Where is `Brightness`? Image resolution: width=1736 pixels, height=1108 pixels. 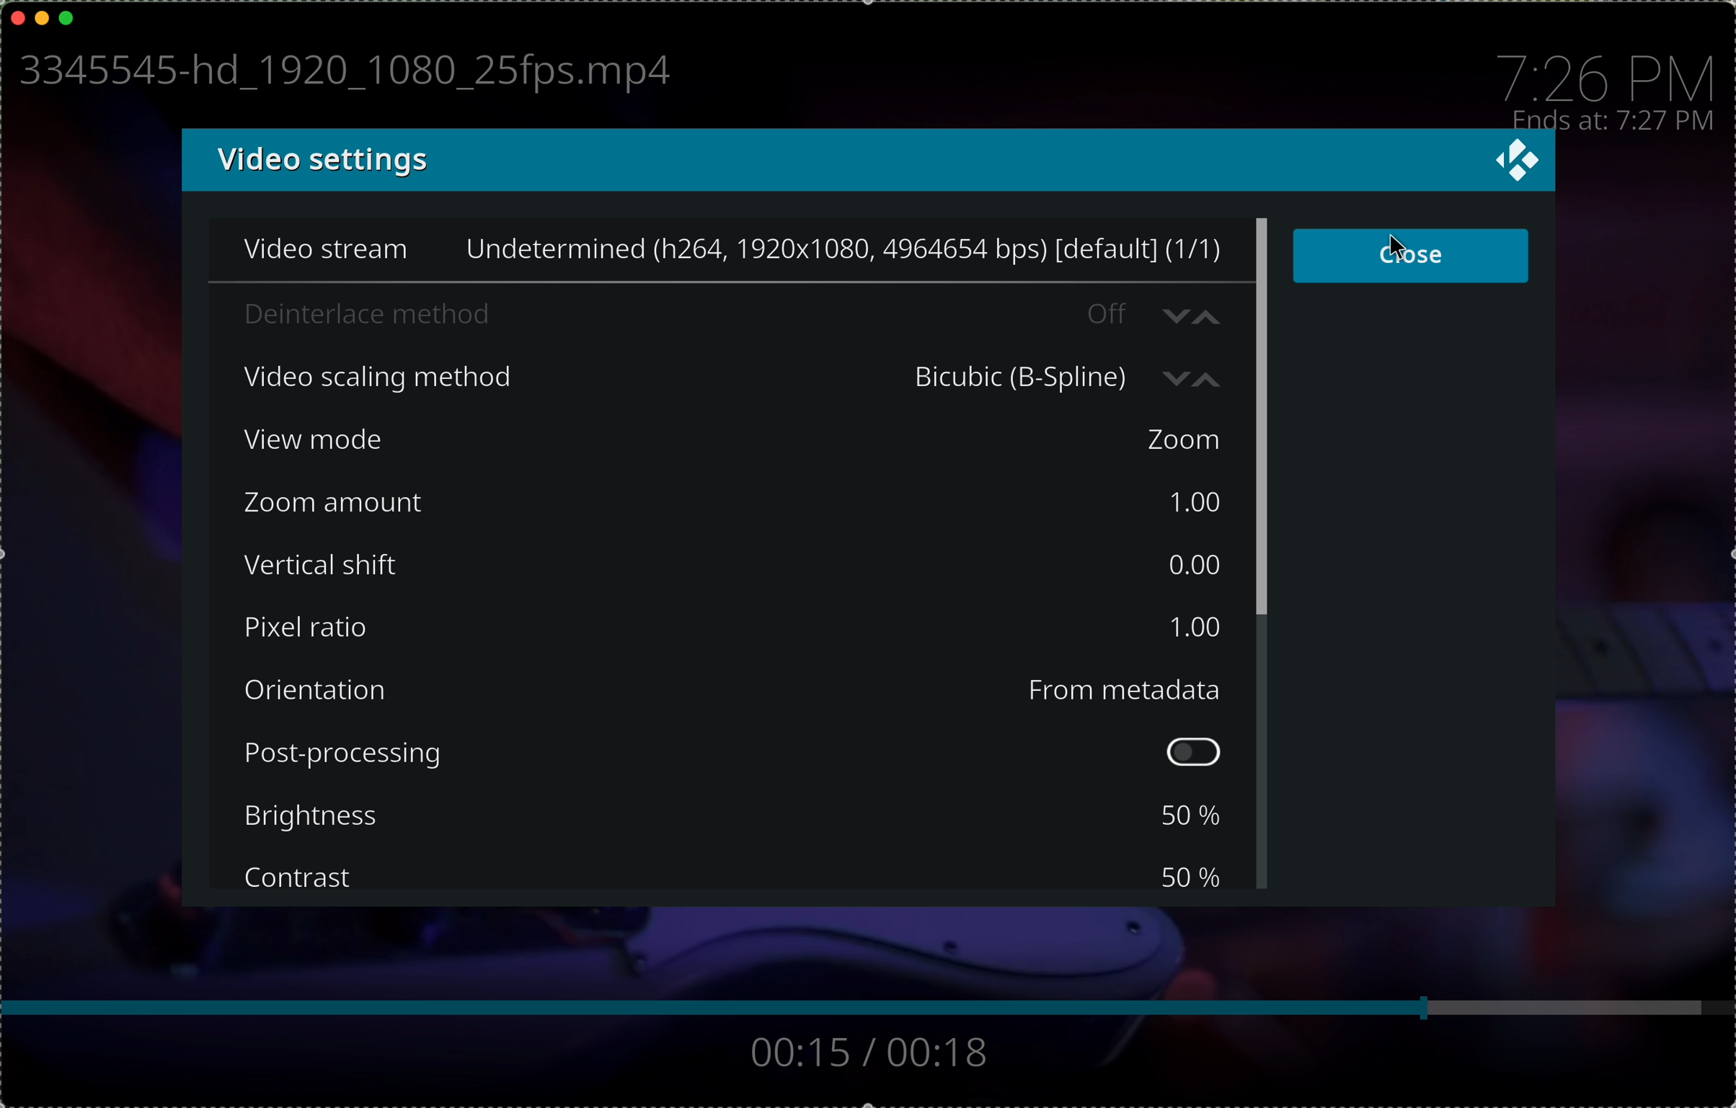 Brightness is located at coordinates (349, 818).